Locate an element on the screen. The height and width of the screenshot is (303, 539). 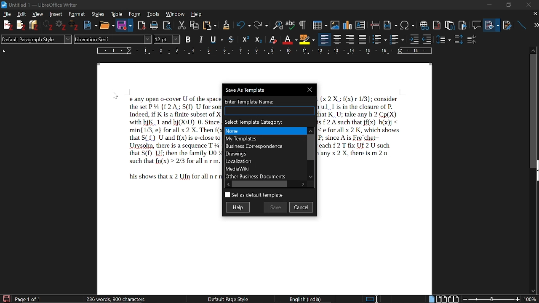
Insert table is located at coordinates (317, 24).